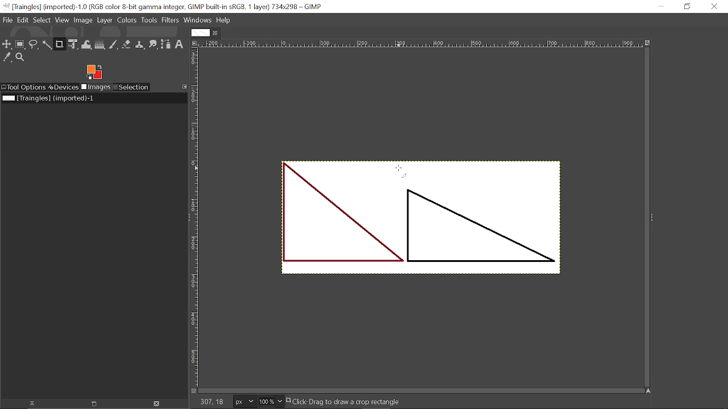 This screenshot has width=728, height=409. What do you see at coordinates (170, 20) in the screenshot?
I see `Filters` at bounding box center [170, 20].